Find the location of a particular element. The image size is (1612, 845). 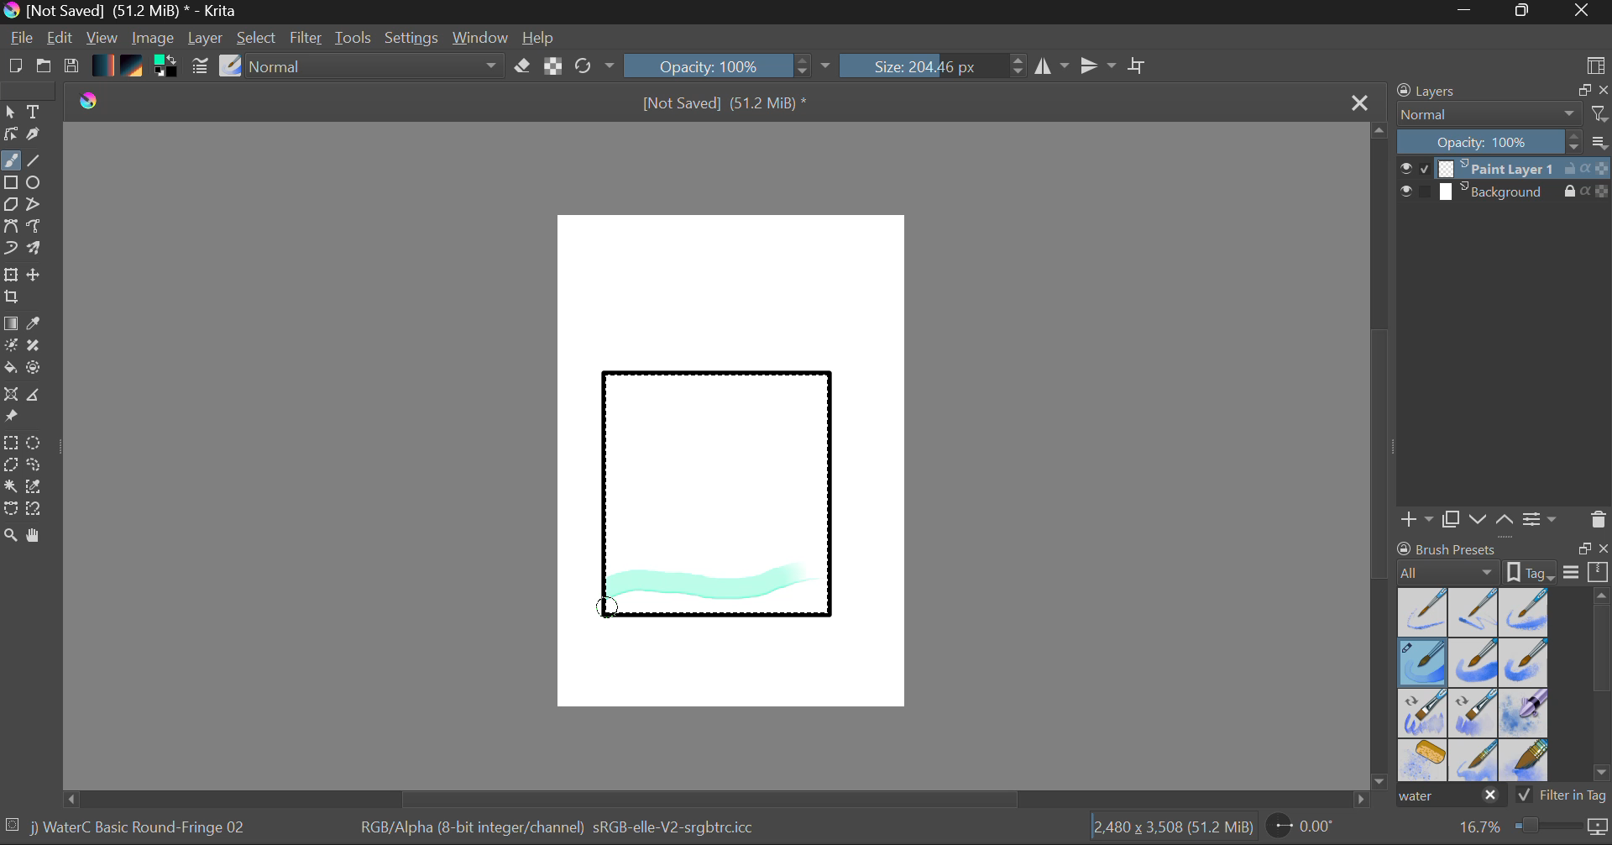

Similar Color Selector is located at coordinates (39, 487).